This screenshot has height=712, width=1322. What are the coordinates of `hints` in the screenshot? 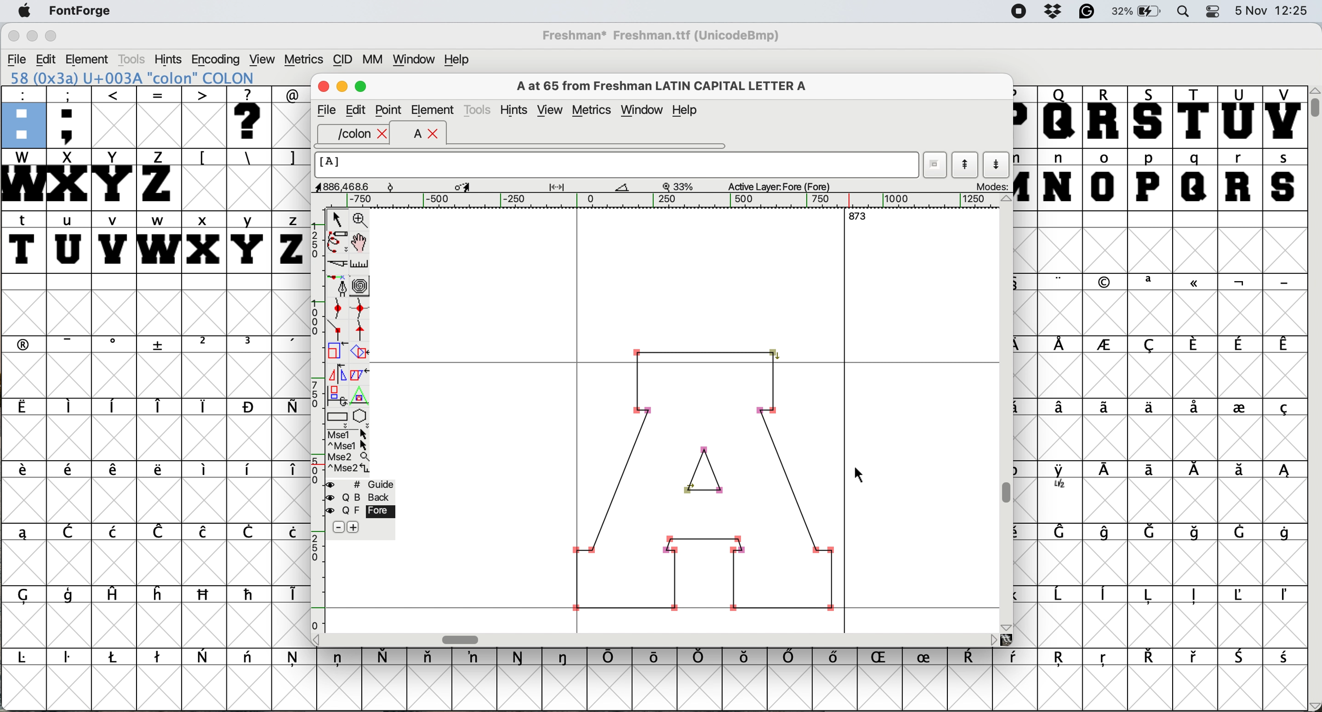 It's located at (170, 59).